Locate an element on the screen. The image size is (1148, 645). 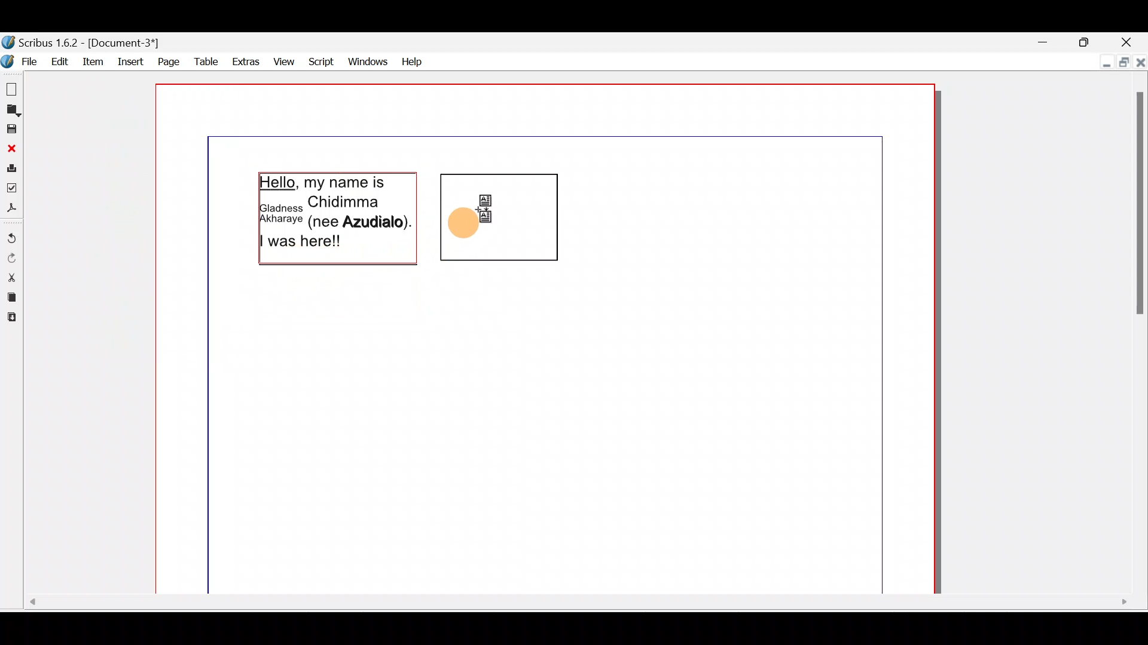
Close is located at coordinates (1126, 41).